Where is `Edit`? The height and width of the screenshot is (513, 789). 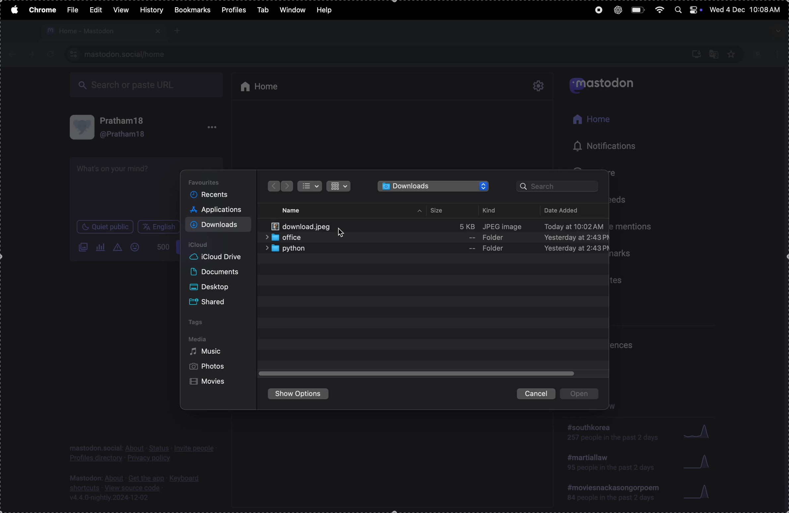
Edit is located at coordinates (97, 9).